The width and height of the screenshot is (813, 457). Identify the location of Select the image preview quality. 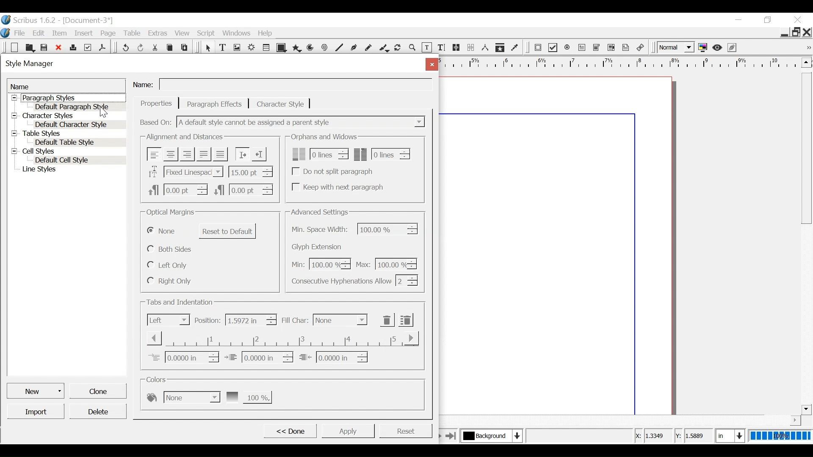
(677, 47).